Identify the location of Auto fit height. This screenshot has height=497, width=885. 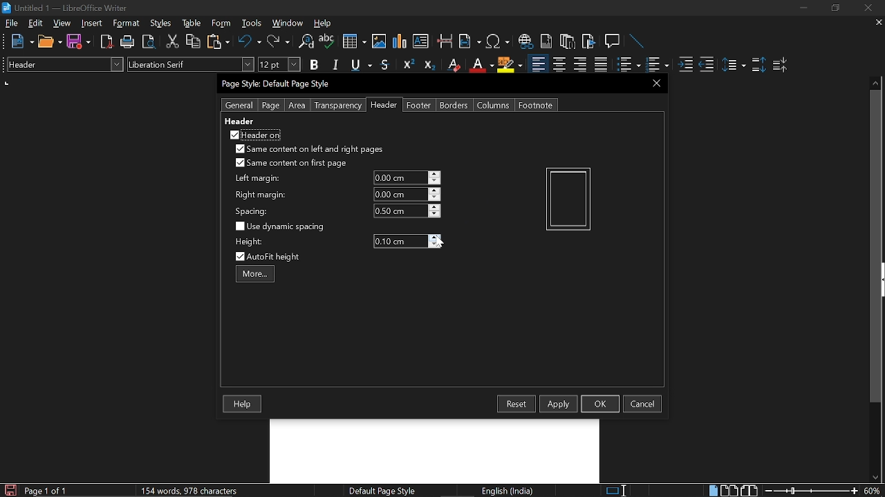
(277, 257).